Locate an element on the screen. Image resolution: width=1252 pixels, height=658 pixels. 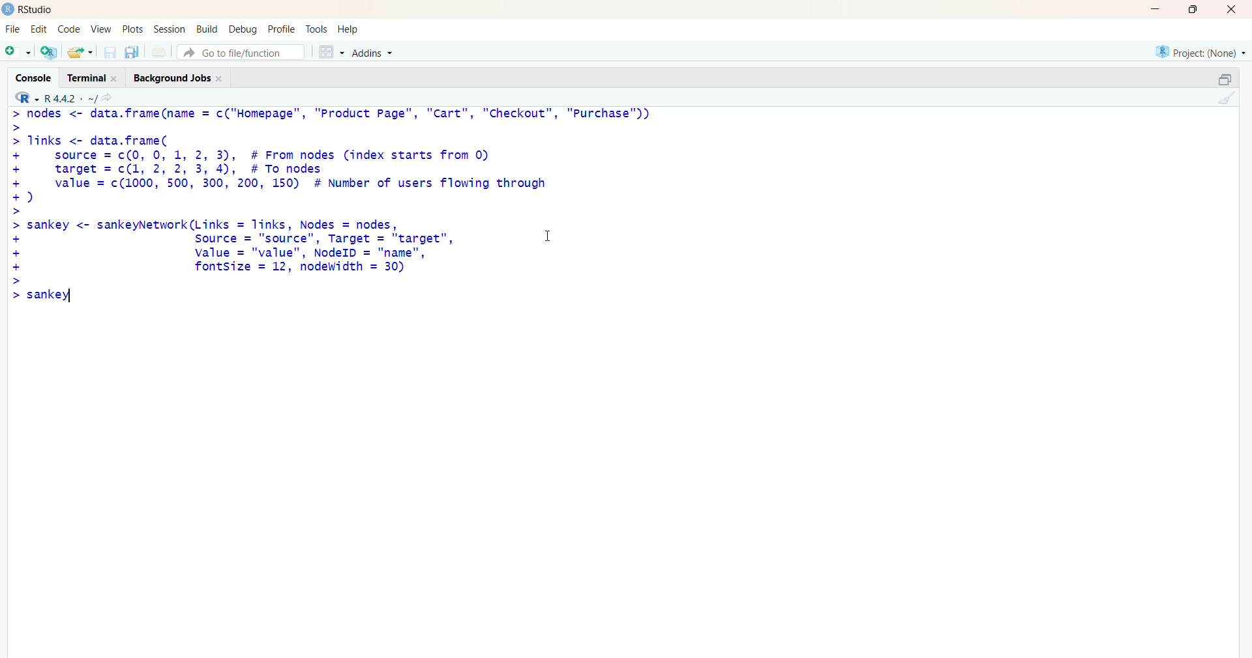
project (none) is located at coordinates (1192, 51).